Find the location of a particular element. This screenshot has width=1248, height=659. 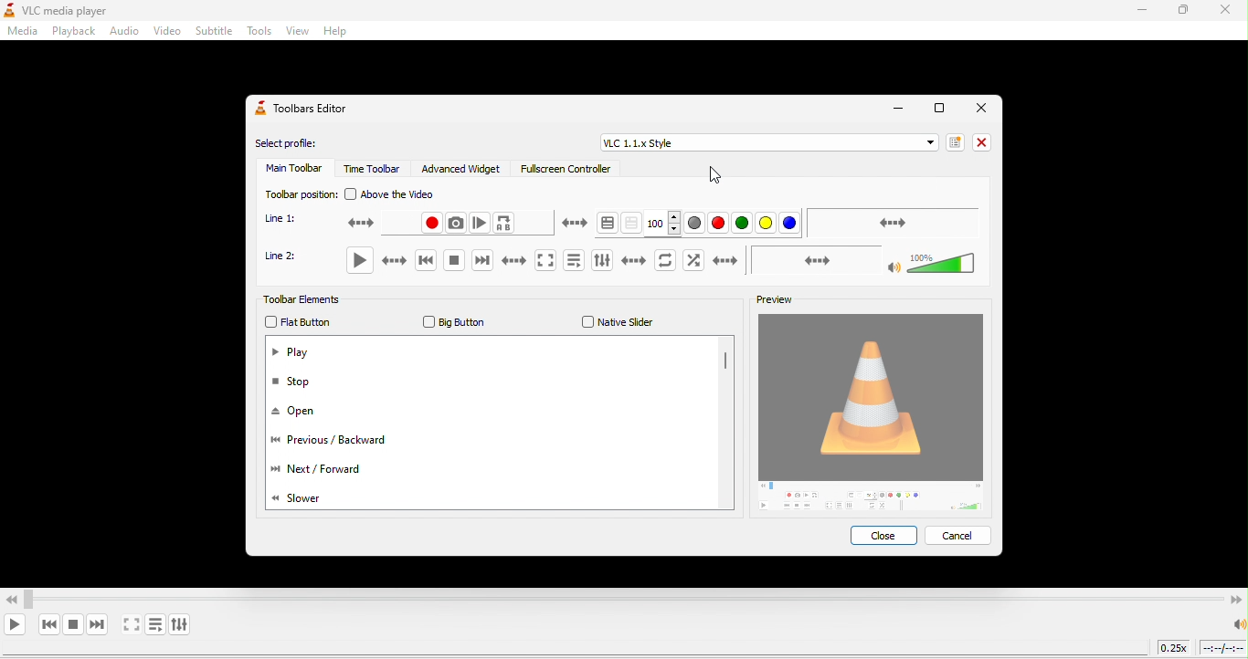

subtitle is located at coordinates (214, 32).